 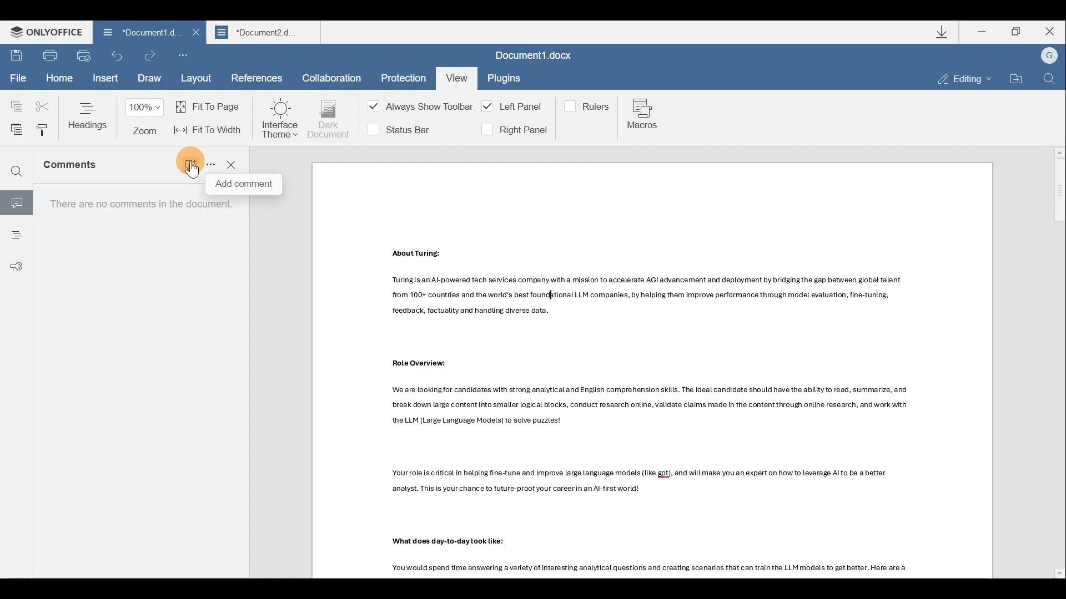 I want to click on Headings, so click(x=16, y=231).